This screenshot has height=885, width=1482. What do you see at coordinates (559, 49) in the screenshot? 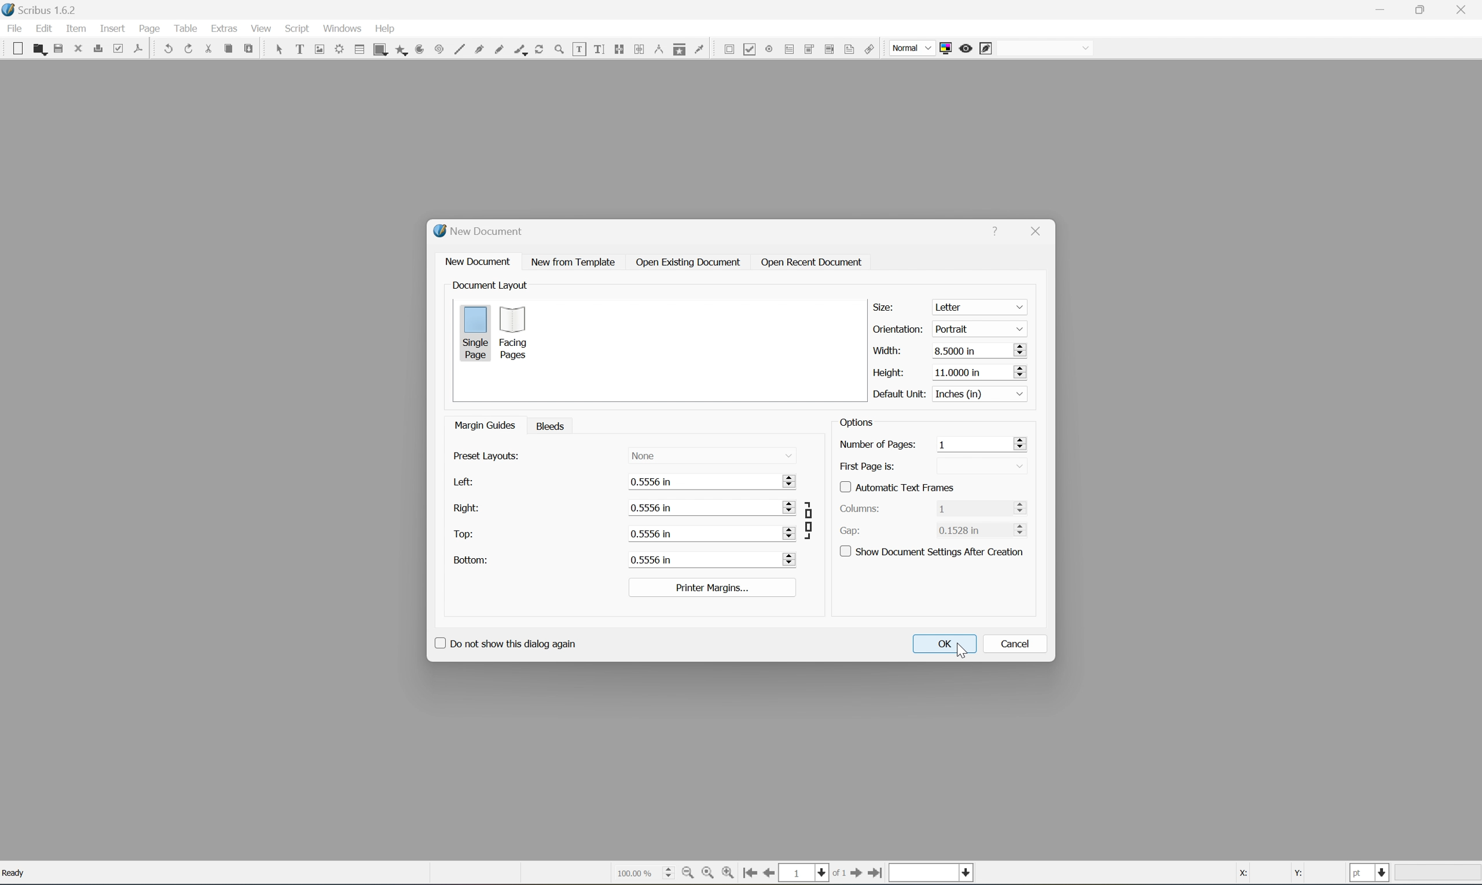
I see `zoom in or zoom out` at bounding box center [559, 49].